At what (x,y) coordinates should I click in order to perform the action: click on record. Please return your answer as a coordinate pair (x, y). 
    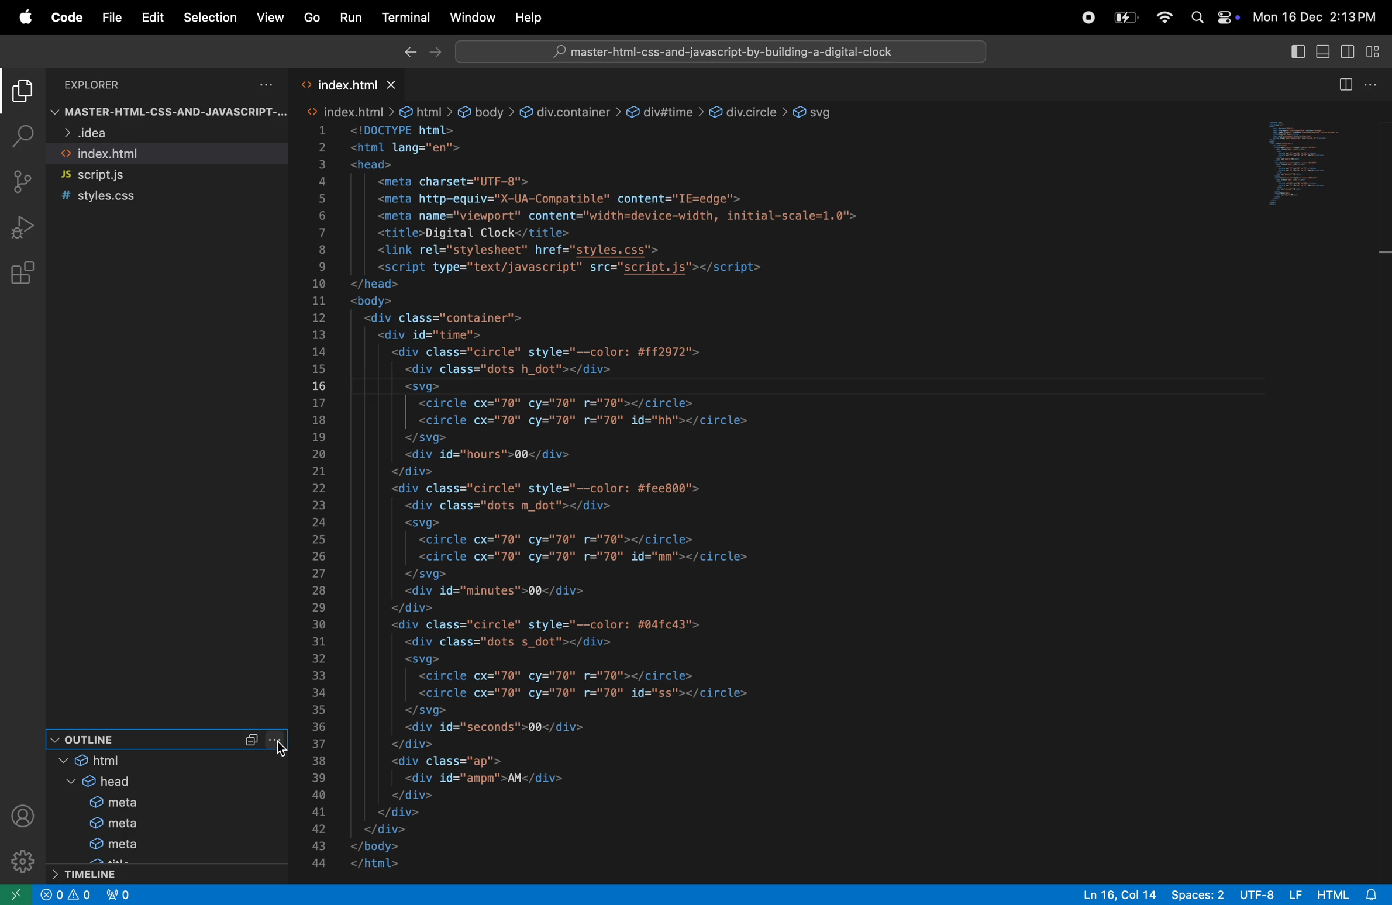
    Looking at the image, I should click on (1083, 17).